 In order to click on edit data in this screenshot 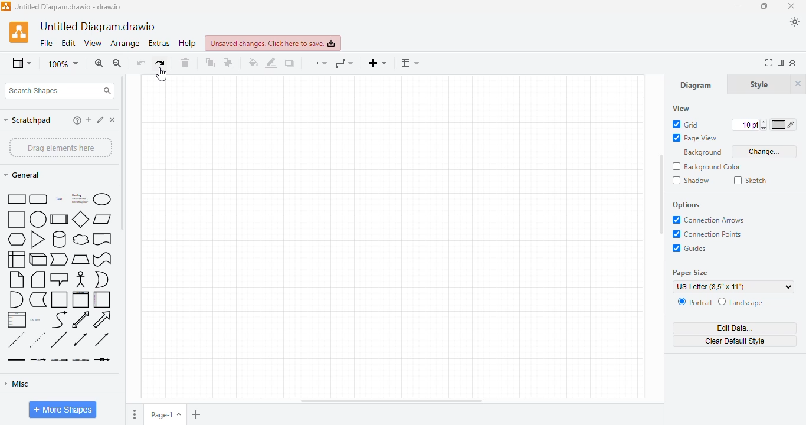, I will do `click(735, 328)`.